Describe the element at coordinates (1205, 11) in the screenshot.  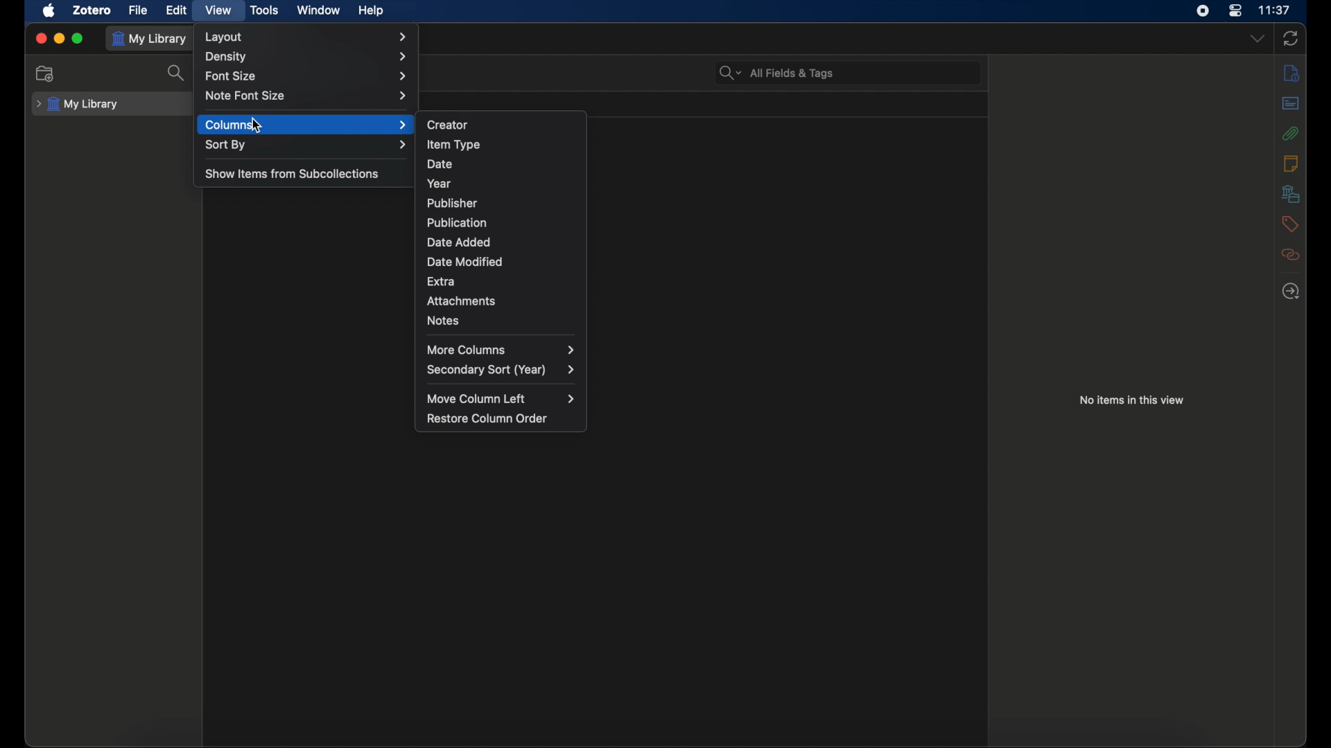
I see `screen recorder` at that location.